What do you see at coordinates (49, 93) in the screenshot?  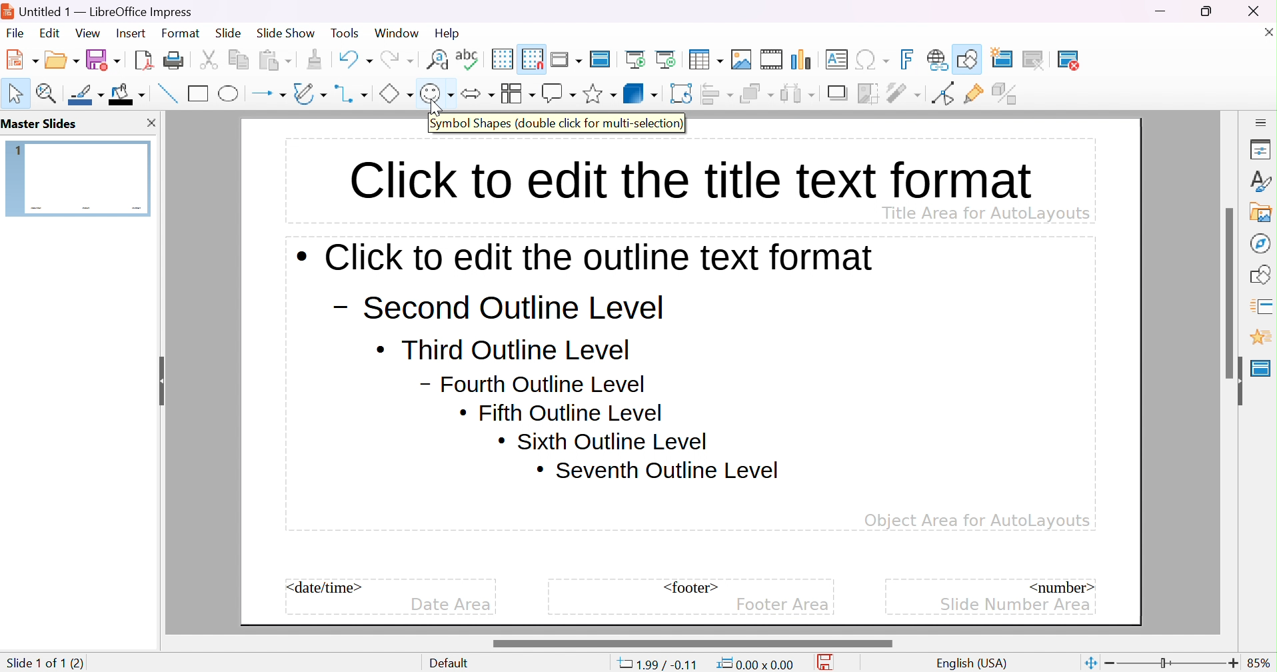 I see `zoom & pan` at bounding box center [49, 93].